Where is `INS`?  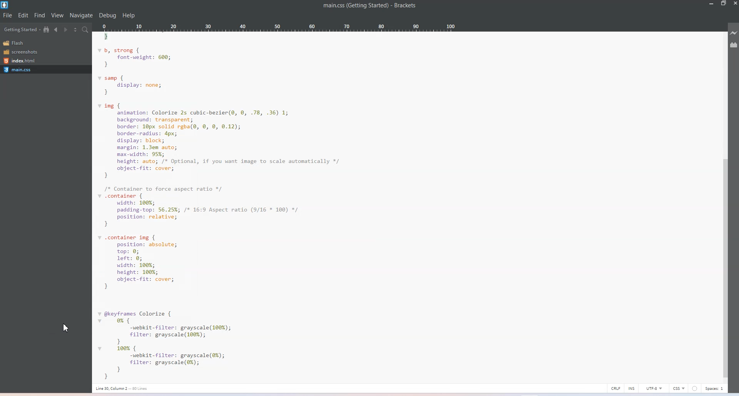 INS is located at coordinates (631, 388).